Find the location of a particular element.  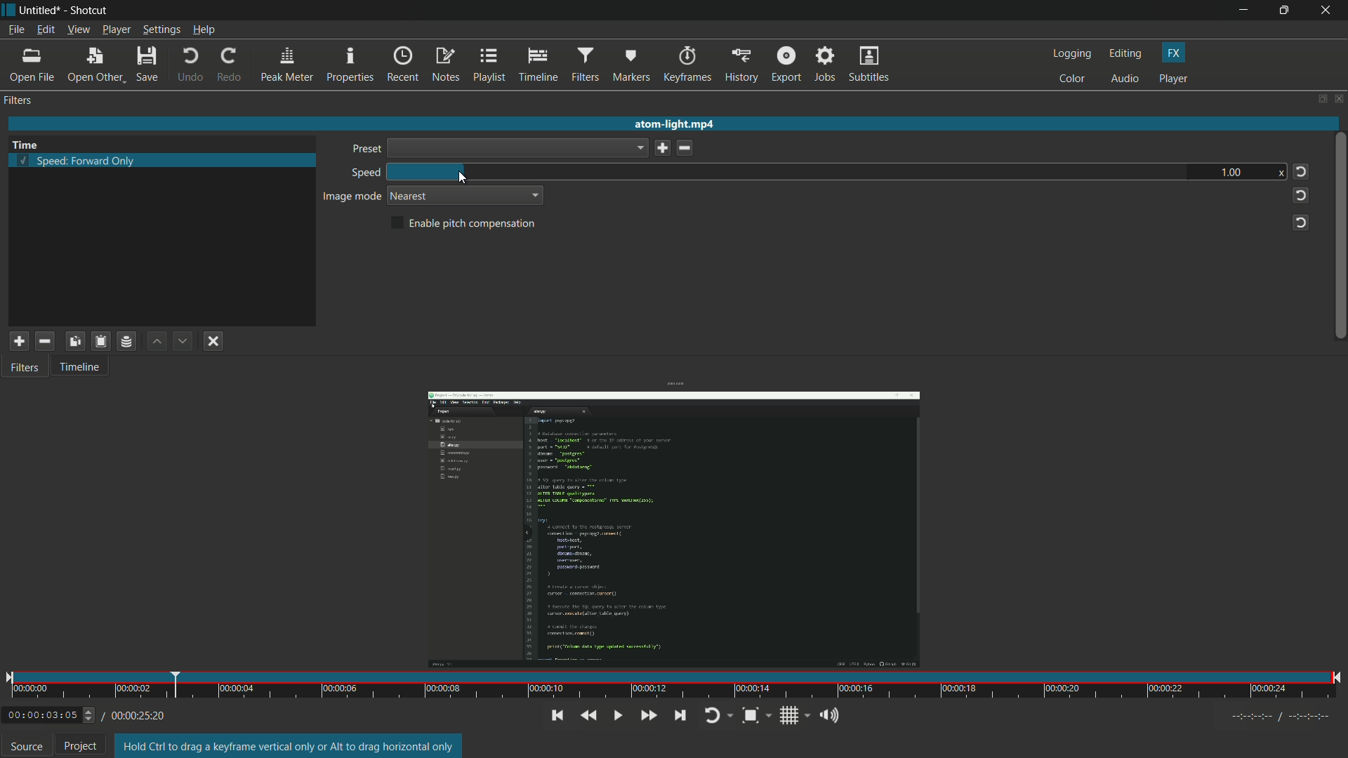

filters is located at coordinates (20, 100).